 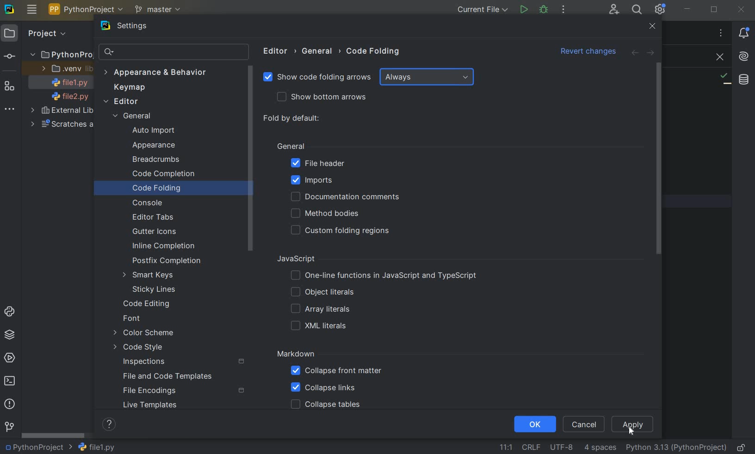 What do you see at coordinates (589, 49) in the screenshot?
I see `Revert changes` at bounding box center [589, 49].